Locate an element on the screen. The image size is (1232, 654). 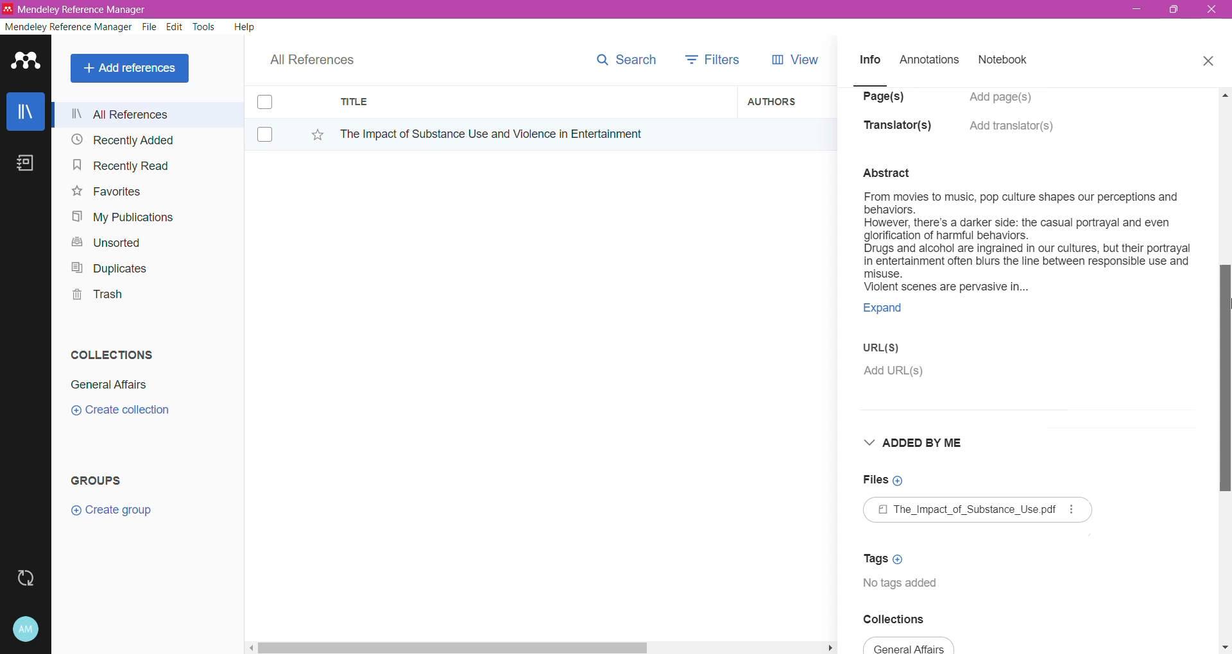
Unsorted is located at coordinates (104, 242).